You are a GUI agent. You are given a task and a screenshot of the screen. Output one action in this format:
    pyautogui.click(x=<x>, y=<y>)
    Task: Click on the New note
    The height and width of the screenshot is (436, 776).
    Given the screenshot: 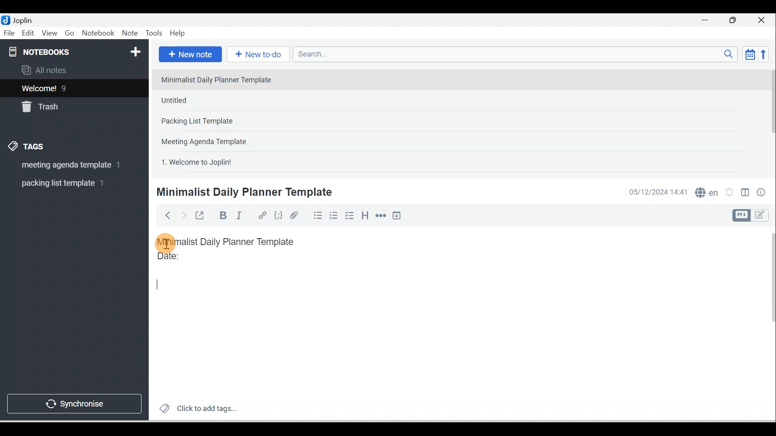 What is the action you would take?
    pyautogui.click(x=189, y=55)
    